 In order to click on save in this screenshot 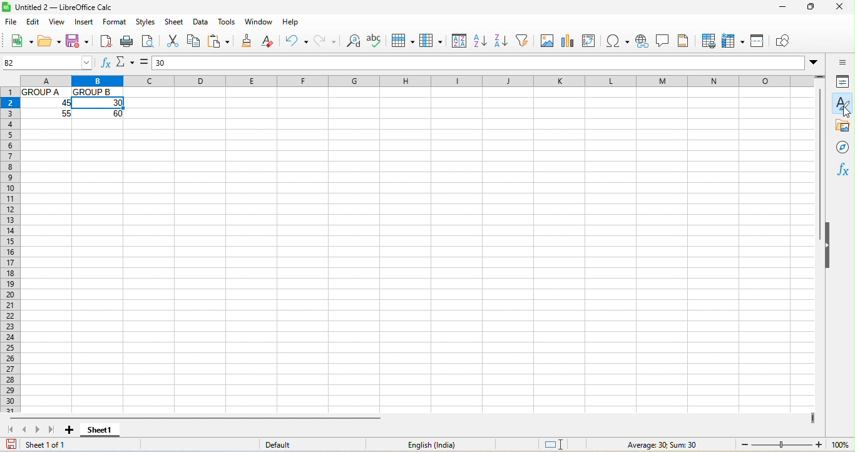, I will do `click(78, 41)`.